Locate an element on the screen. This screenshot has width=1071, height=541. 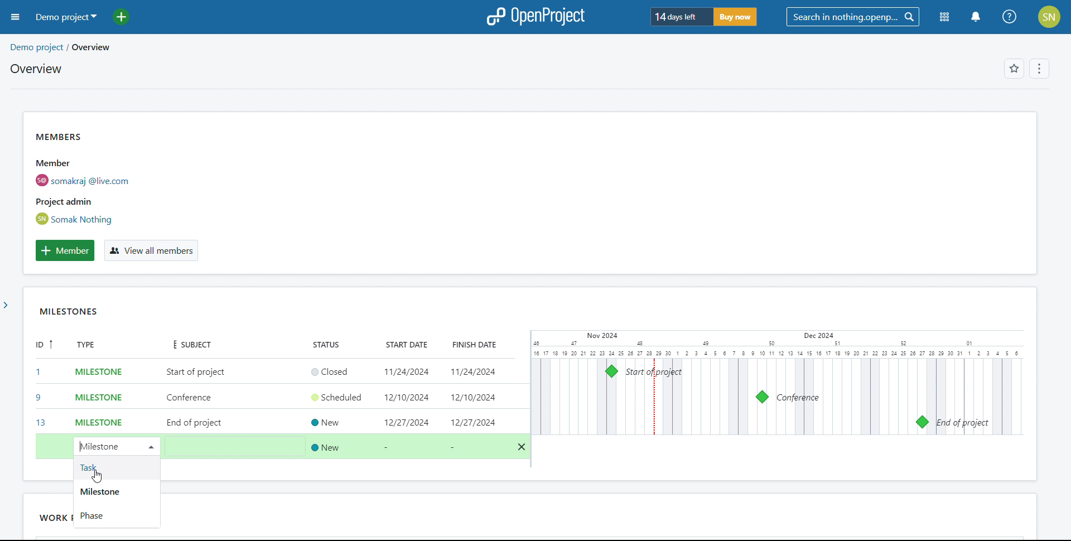
set status is located at coordinates (340, 407).